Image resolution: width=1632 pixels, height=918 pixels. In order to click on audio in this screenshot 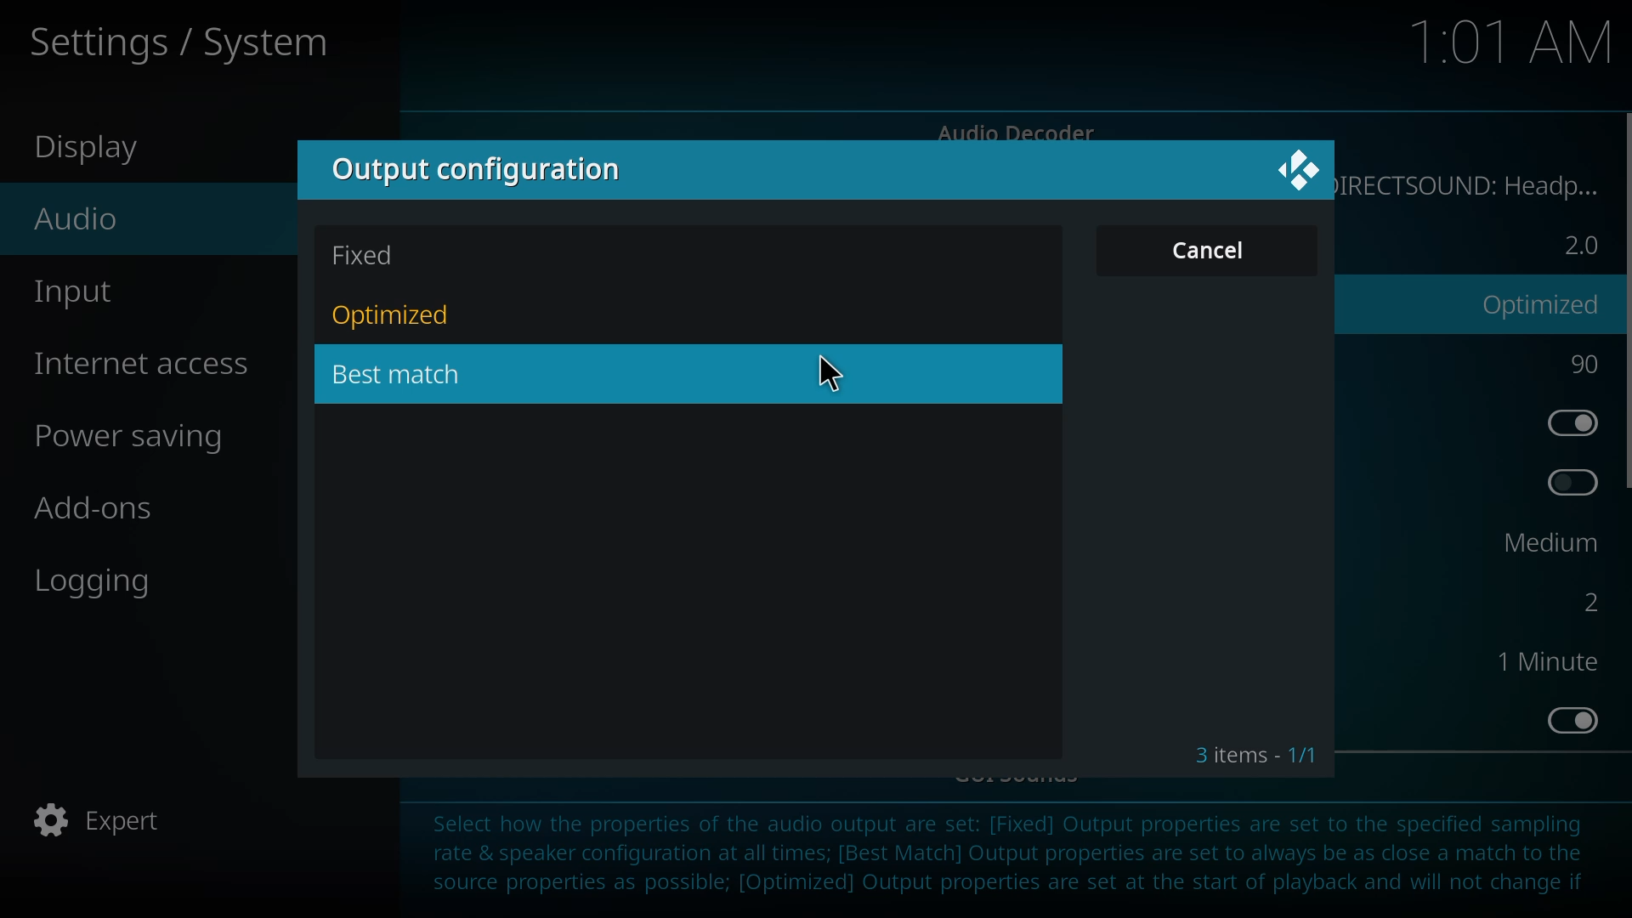, I will do `click(86, 222)`.